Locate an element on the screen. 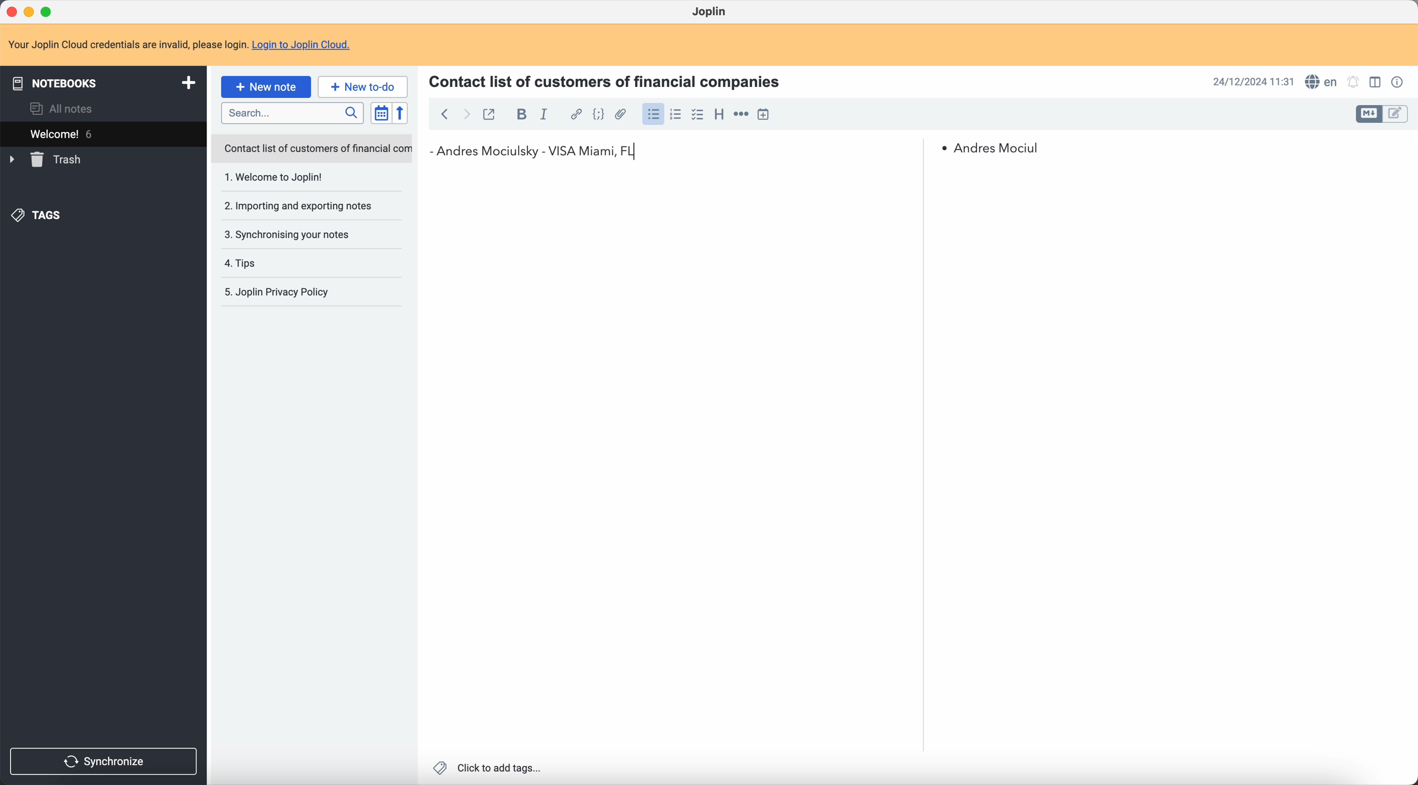 The image size is (1418, 785). code is located at coordinates (598, 115).